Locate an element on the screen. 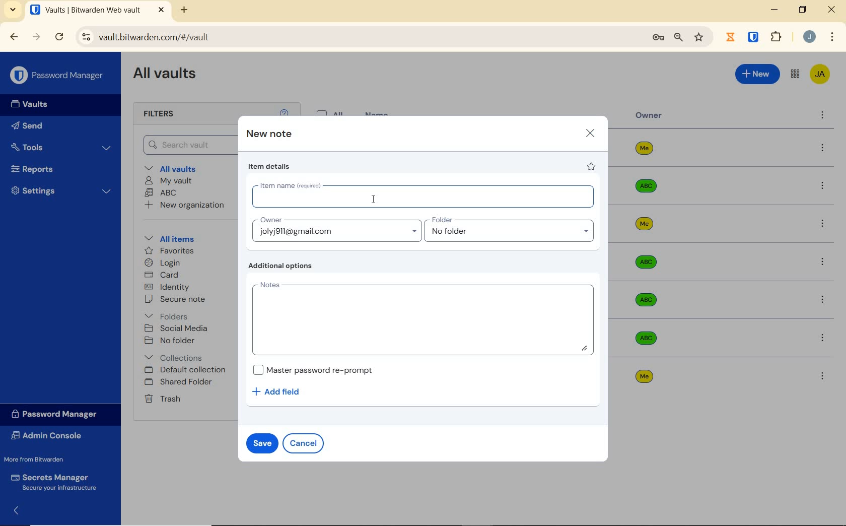  Secrets Manager is located at coordinates (56, 481).